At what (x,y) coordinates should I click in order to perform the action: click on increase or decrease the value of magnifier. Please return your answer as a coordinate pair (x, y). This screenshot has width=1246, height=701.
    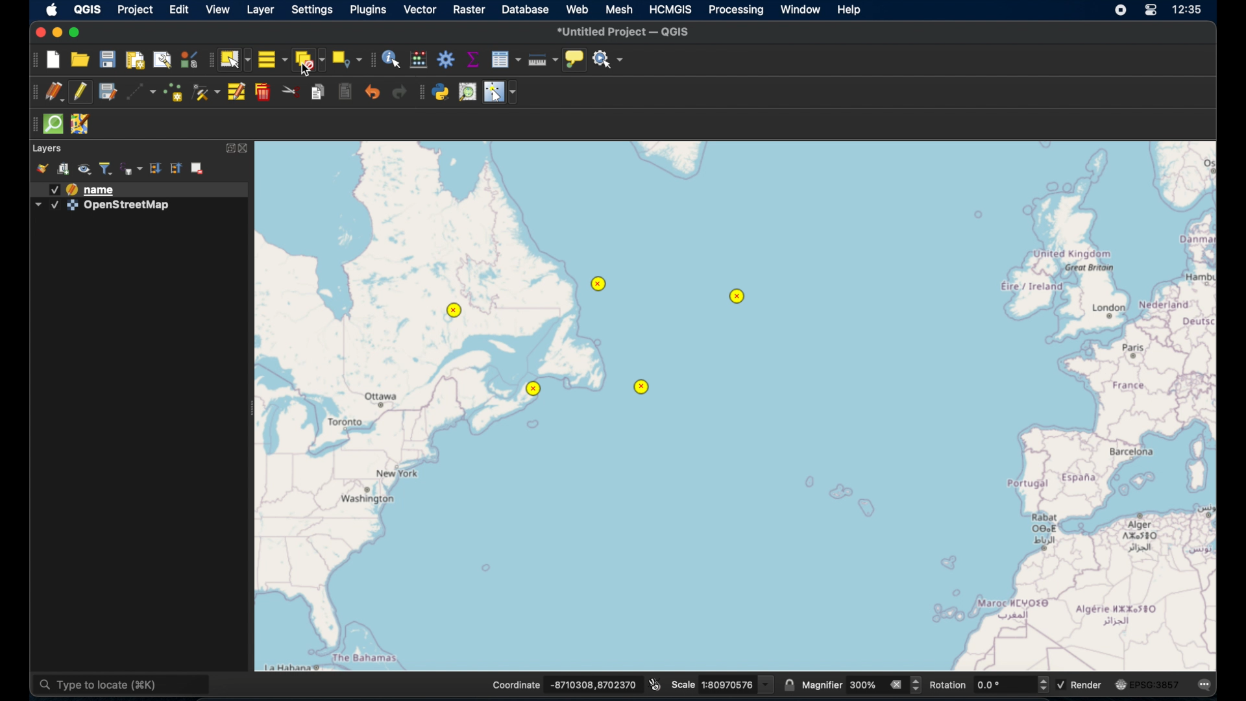
    Looking at the image, I should click on (917, 685).